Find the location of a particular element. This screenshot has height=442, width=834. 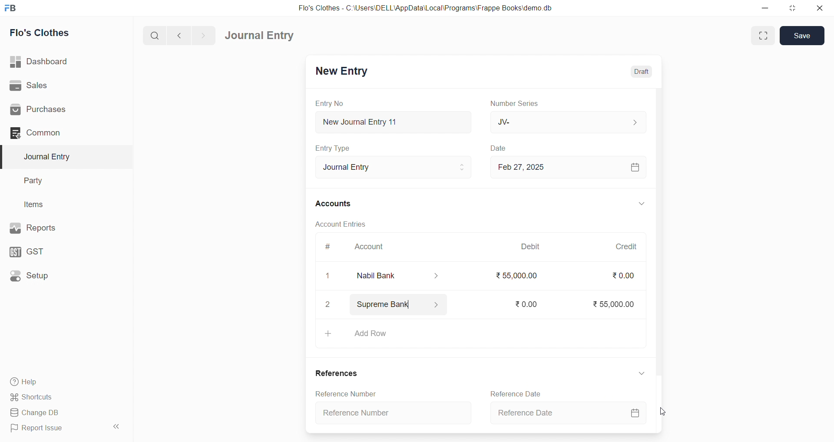

EXPAND/COLLAPSE is located at coordinates (641, 204).